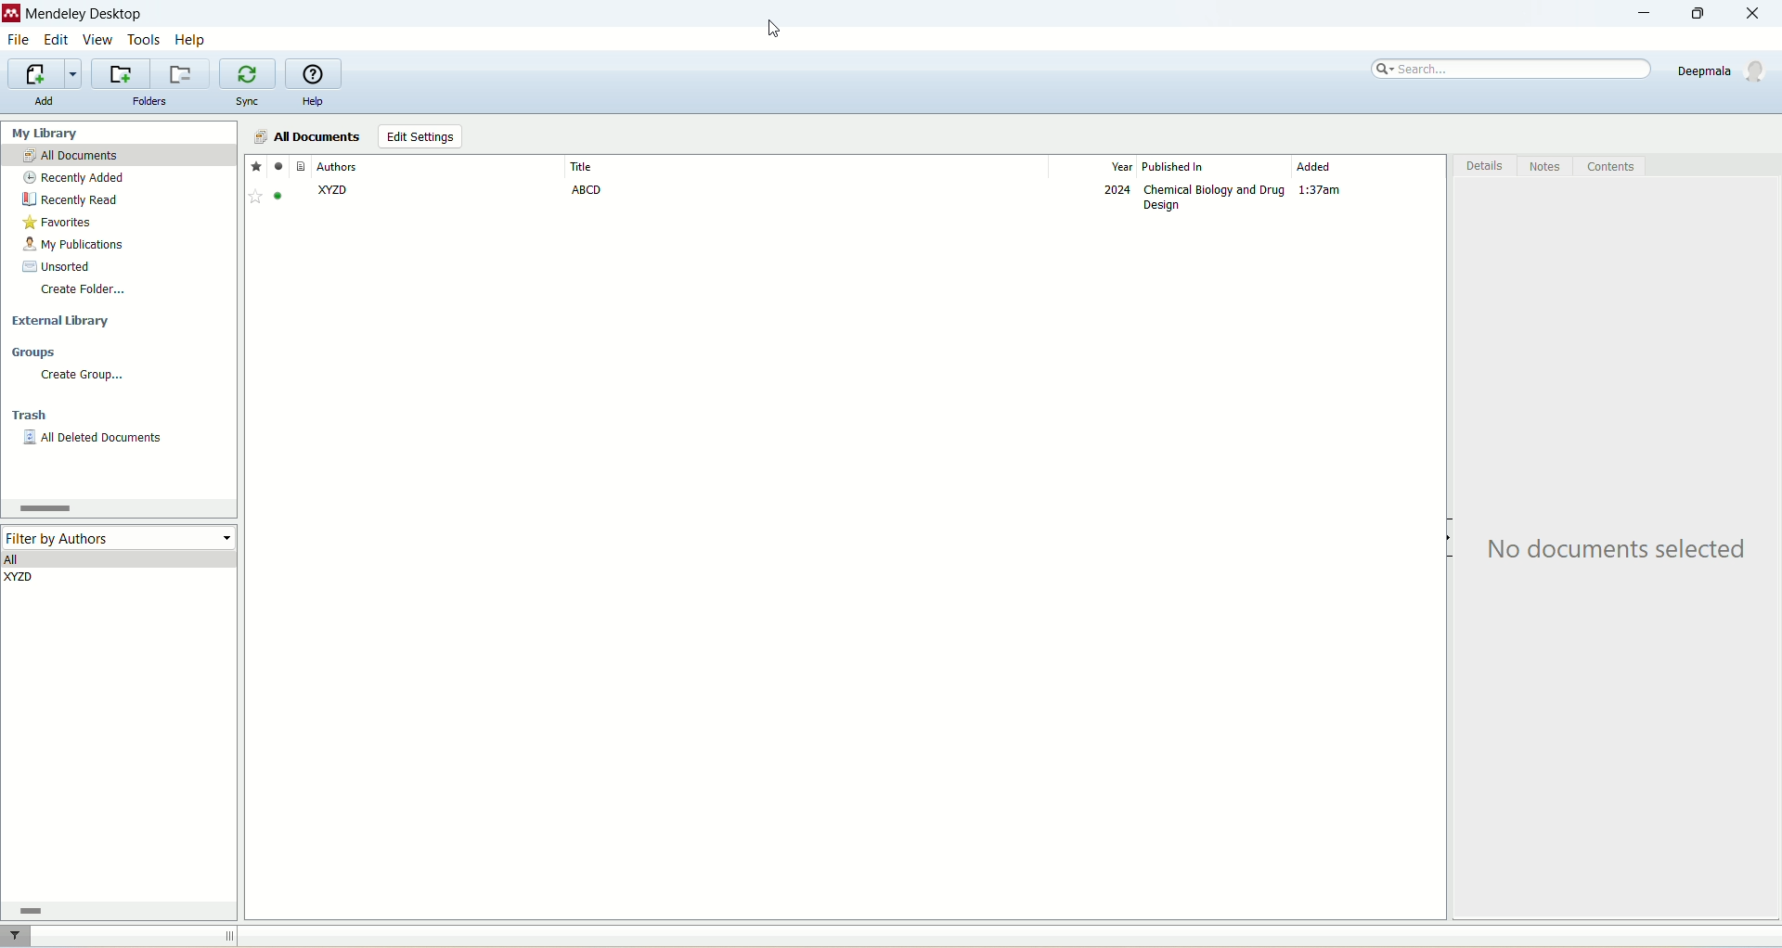  Describe the element at coordinates (1640, 14) in the screenshot. I see `minimize` at that location.